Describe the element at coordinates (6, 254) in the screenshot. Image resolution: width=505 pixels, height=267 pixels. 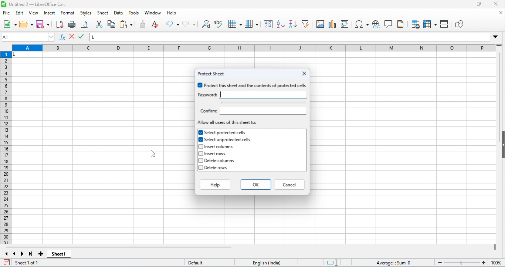
I see `first sheet` at that location.